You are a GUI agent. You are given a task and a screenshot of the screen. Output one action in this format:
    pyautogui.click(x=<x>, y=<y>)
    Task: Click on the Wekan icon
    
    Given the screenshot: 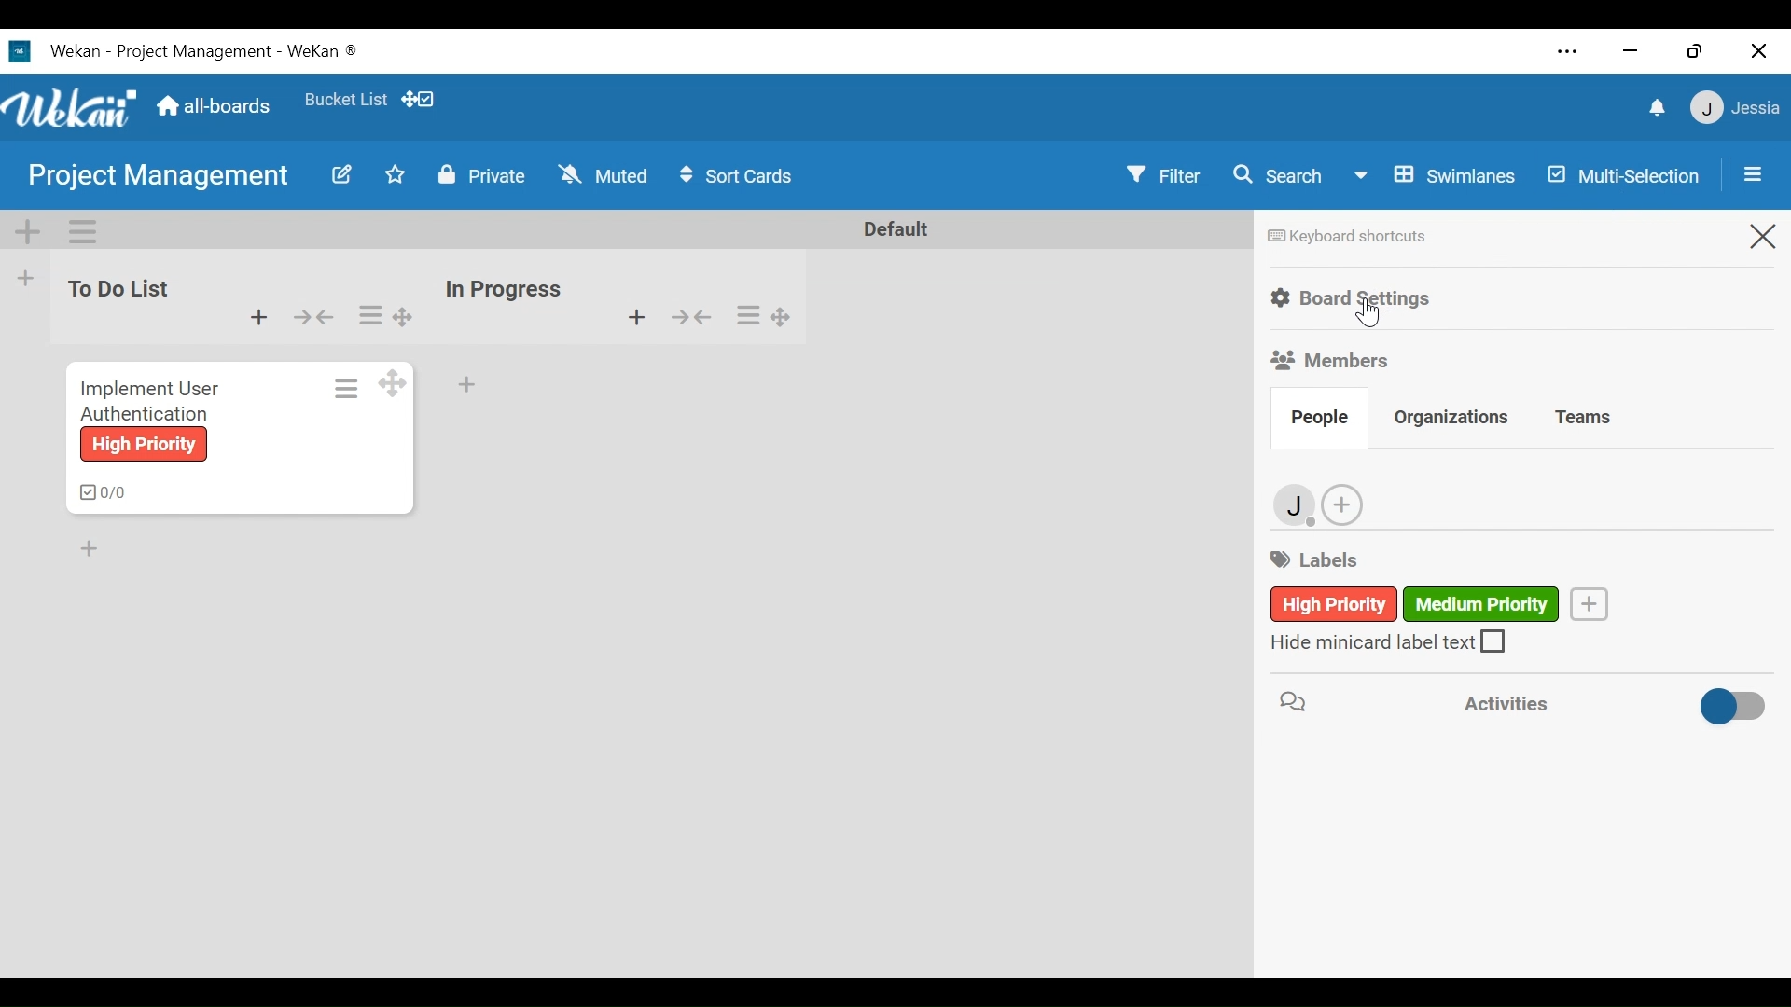 What is the action you would take?
    pyautogui.click(x=23, y=51)
    